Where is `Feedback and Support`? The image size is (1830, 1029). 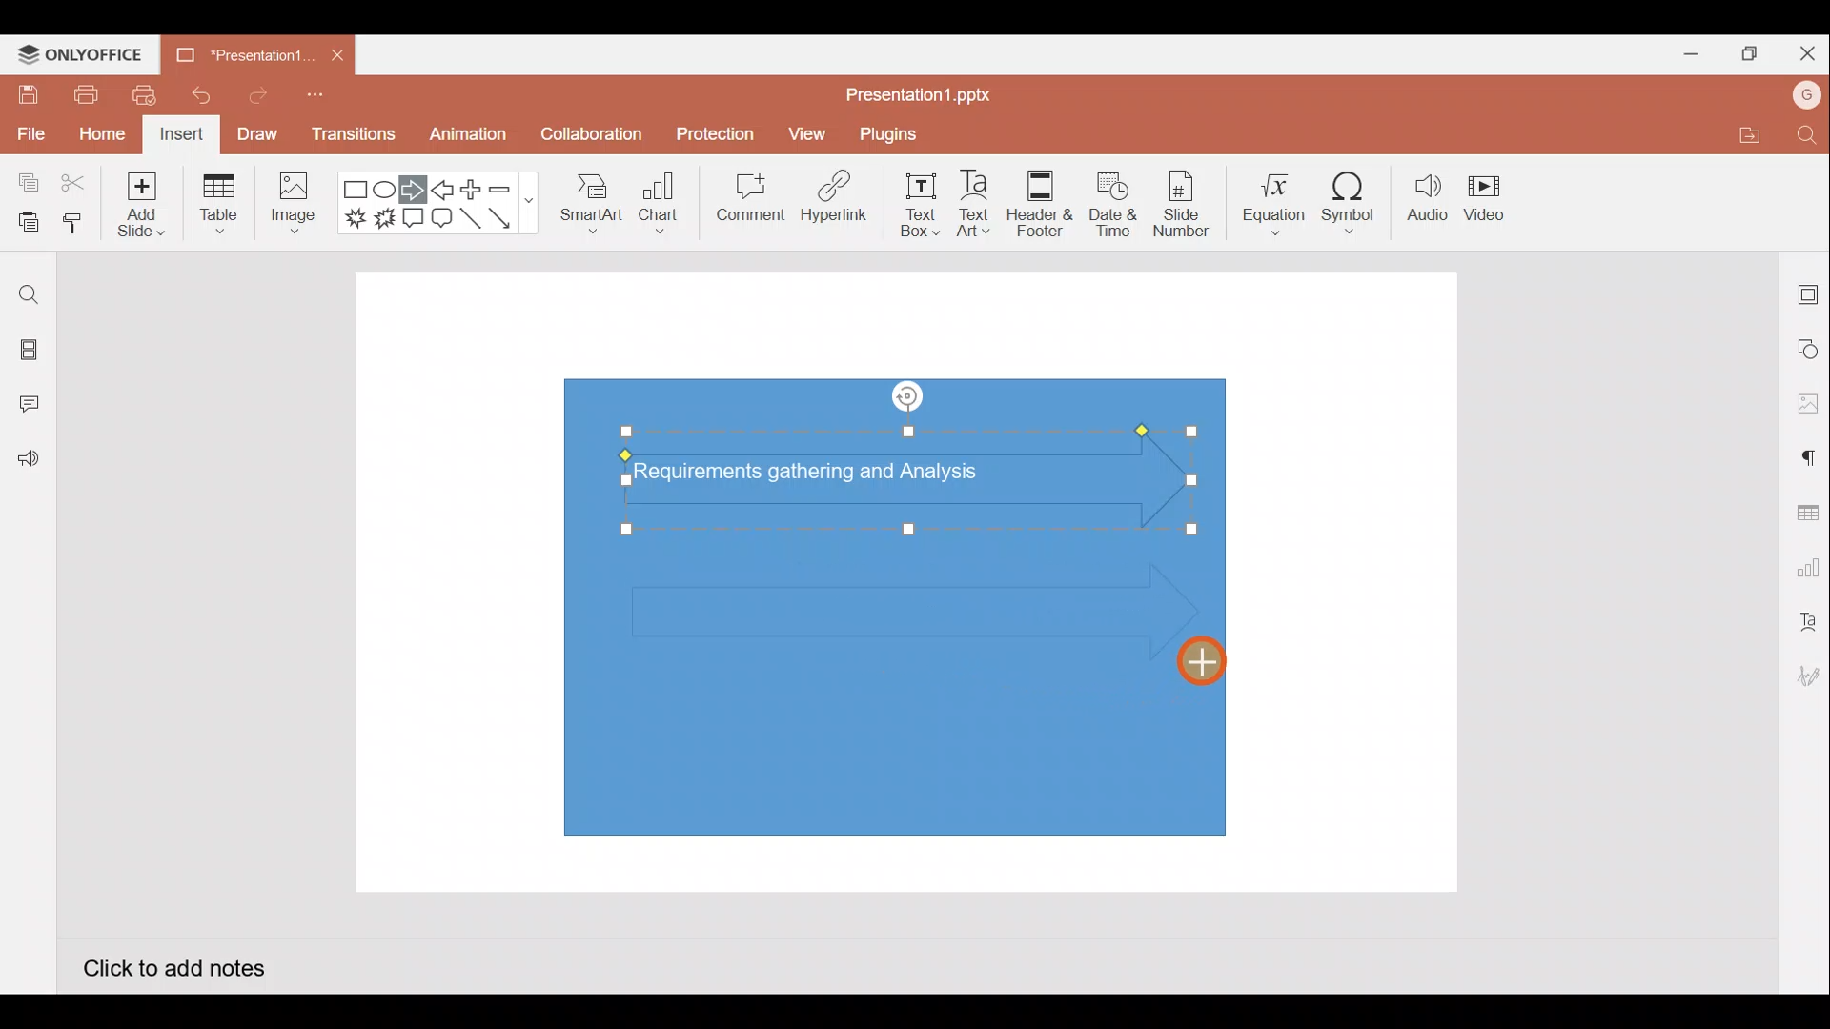
Feedback and Support is located at coordinates (28, 464).